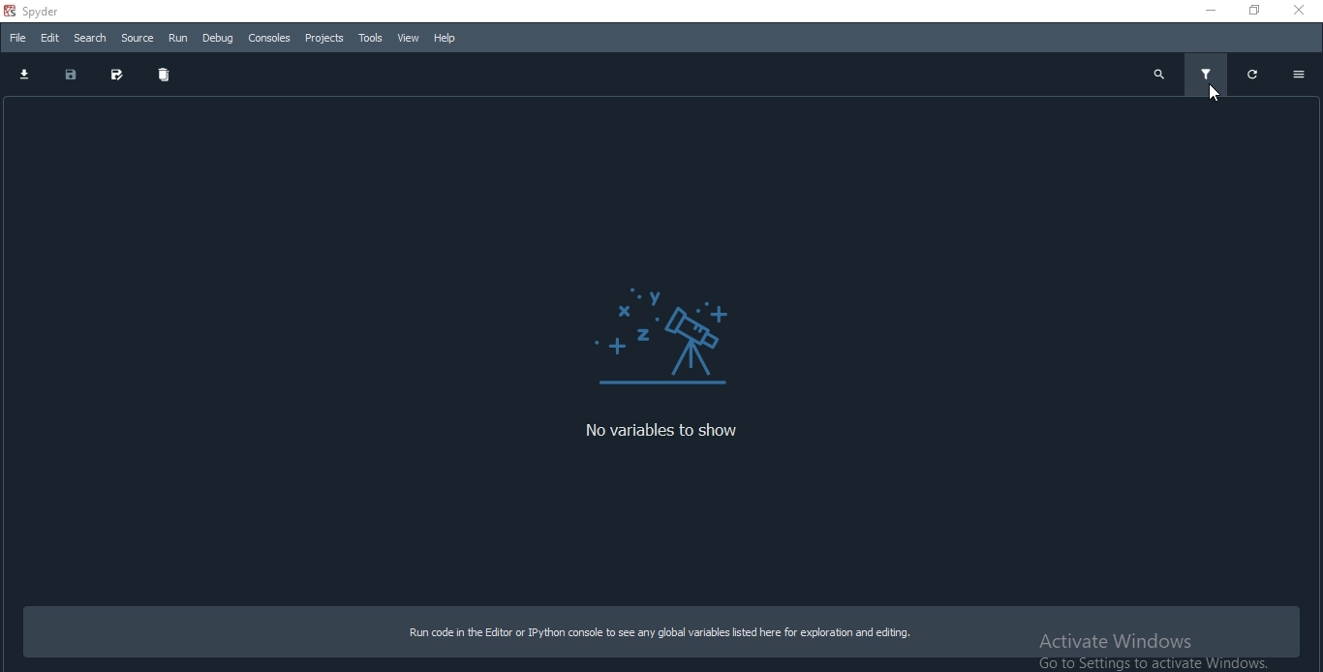  What do you see at coordinates (138, 38) in the screenshot?
I see `Source` at bounding box center [138, 38].